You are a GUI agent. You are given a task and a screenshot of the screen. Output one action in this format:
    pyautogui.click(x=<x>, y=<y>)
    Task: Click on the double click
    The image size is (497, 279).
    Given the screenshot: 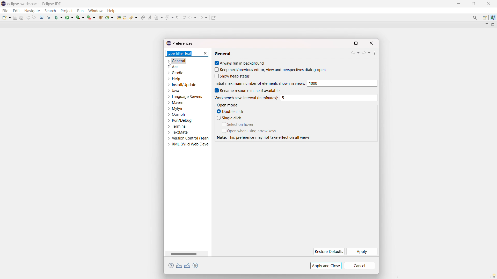 What is the action you would take?
    pyautogui.click(x=234, y=111)
    